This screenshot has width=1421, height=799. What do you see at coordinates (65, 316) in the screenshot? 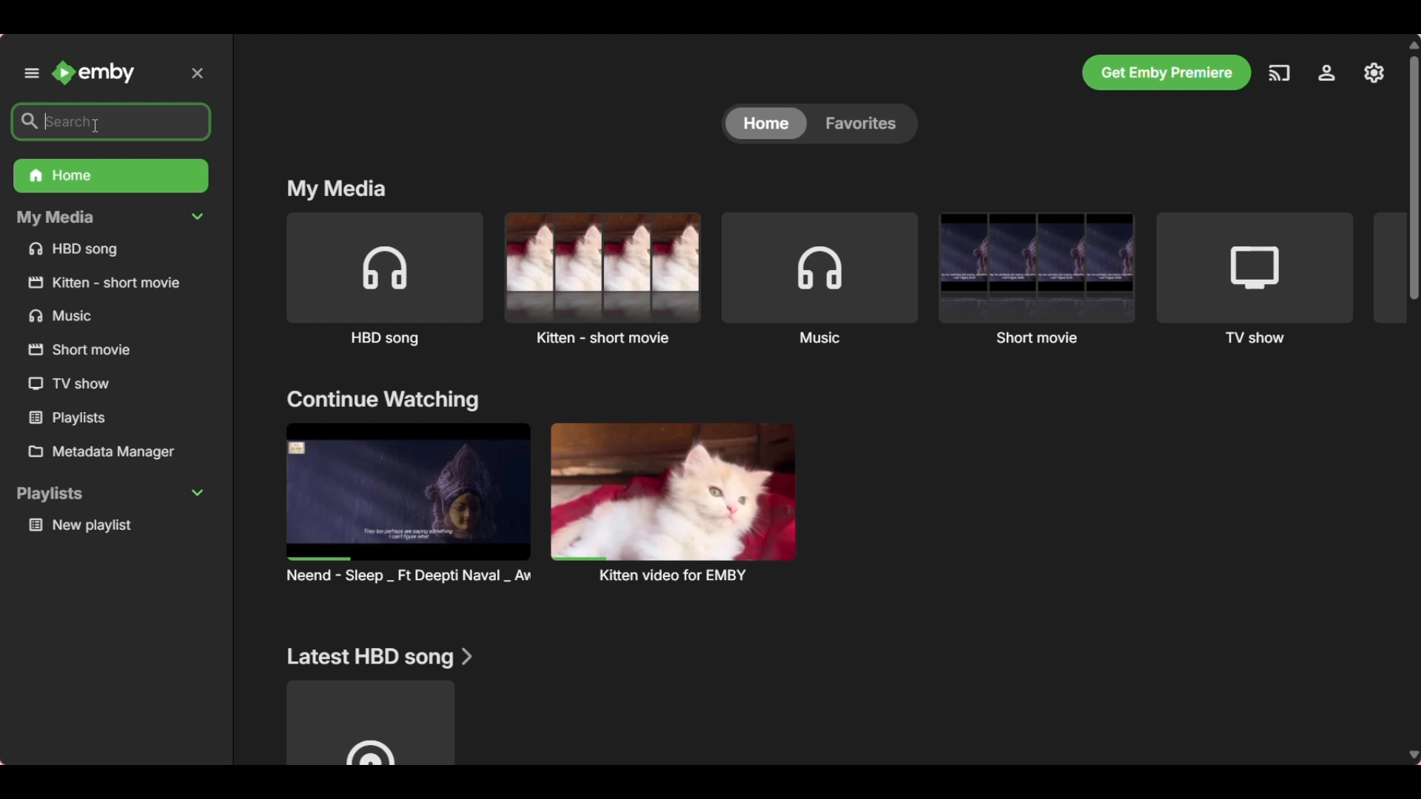
I see `` at bounding box center [65, 316].